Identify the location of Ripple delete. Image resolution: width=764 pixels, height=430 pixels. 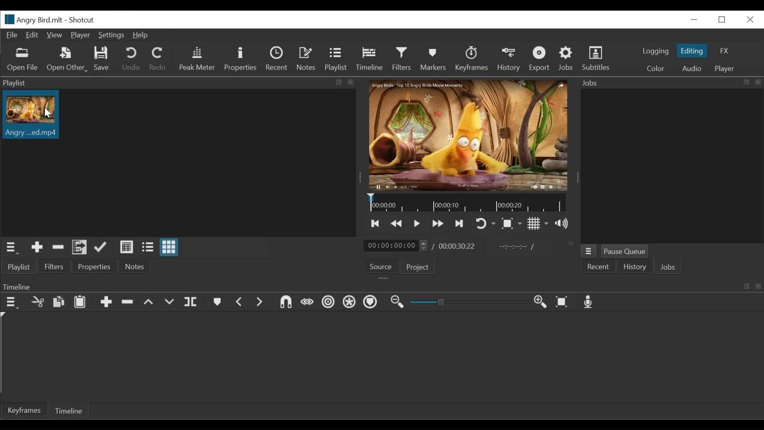
(127, 302).